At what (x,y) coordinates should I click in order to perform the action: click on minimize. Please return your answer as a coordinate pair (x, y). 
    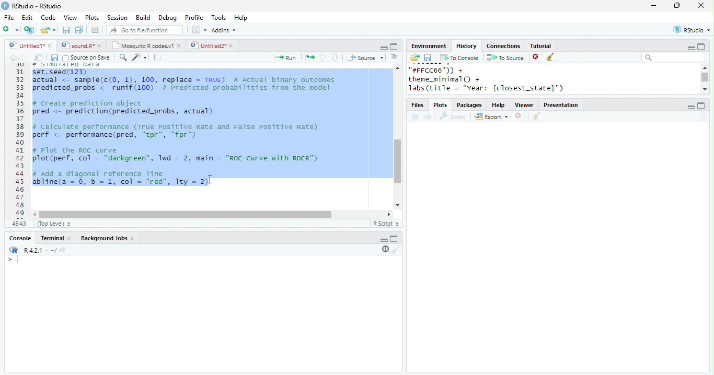
    Looking at the image, I should click on (690, 107).